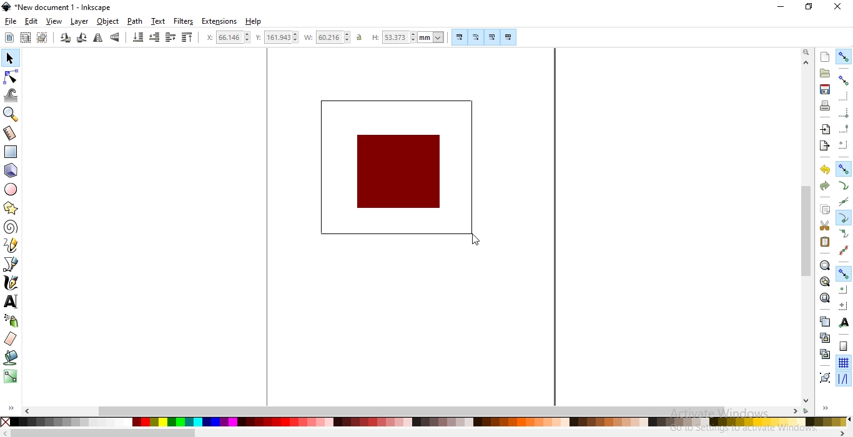  Describe the element at coordinates (208, 37) in the screenshot. I see `horizontal coordinate of selection` at that location.